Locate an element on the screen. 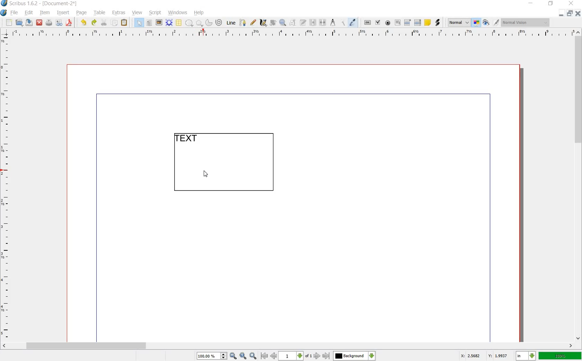  Increase or decrease zoom value is located at coordinates (224, 356).